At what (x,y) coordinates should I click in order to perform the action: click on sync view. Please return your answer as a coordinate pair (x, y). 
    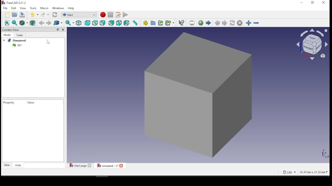
    Looking at the image, I should click on (70, 23).